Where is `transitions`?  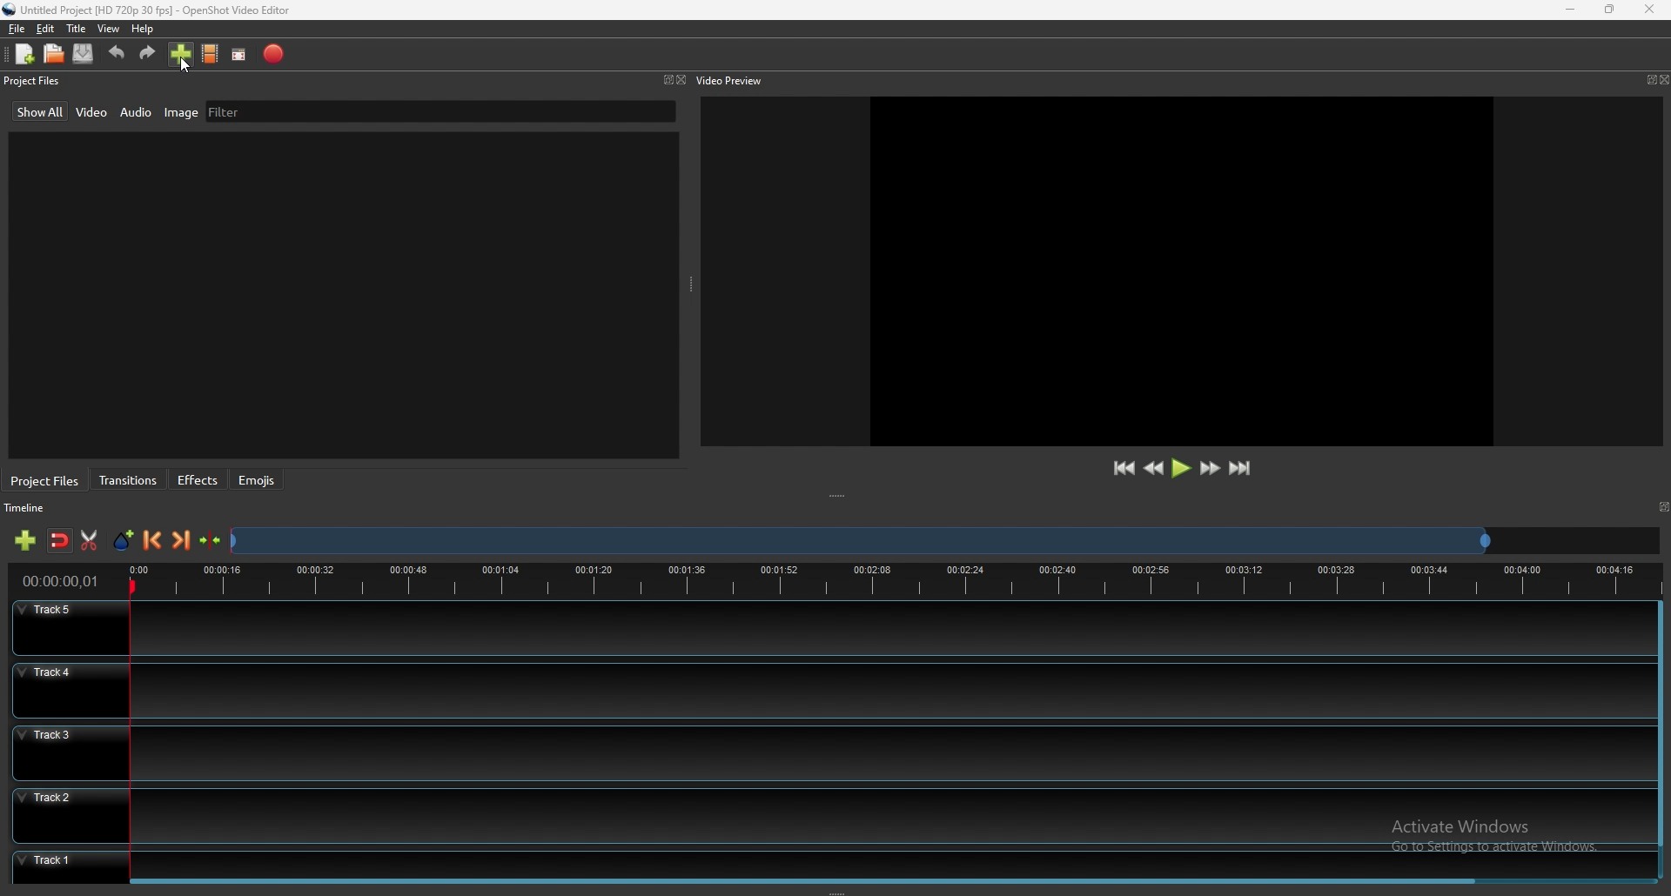 transitions is located at coordinates (129, 481).